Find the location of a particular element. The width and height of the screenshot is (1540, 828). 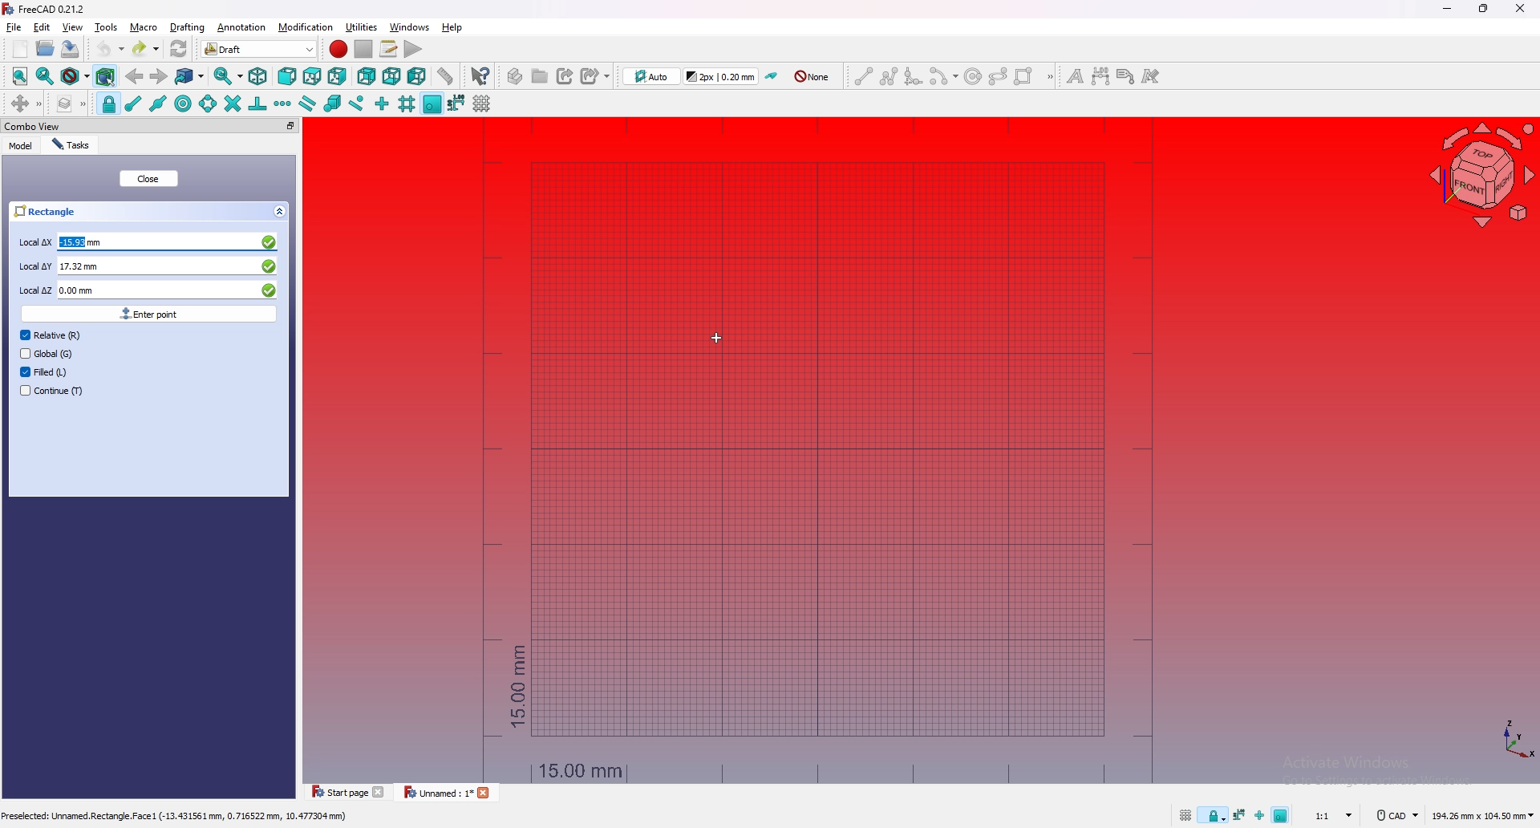

refresh is located at coordinates (179, 48).